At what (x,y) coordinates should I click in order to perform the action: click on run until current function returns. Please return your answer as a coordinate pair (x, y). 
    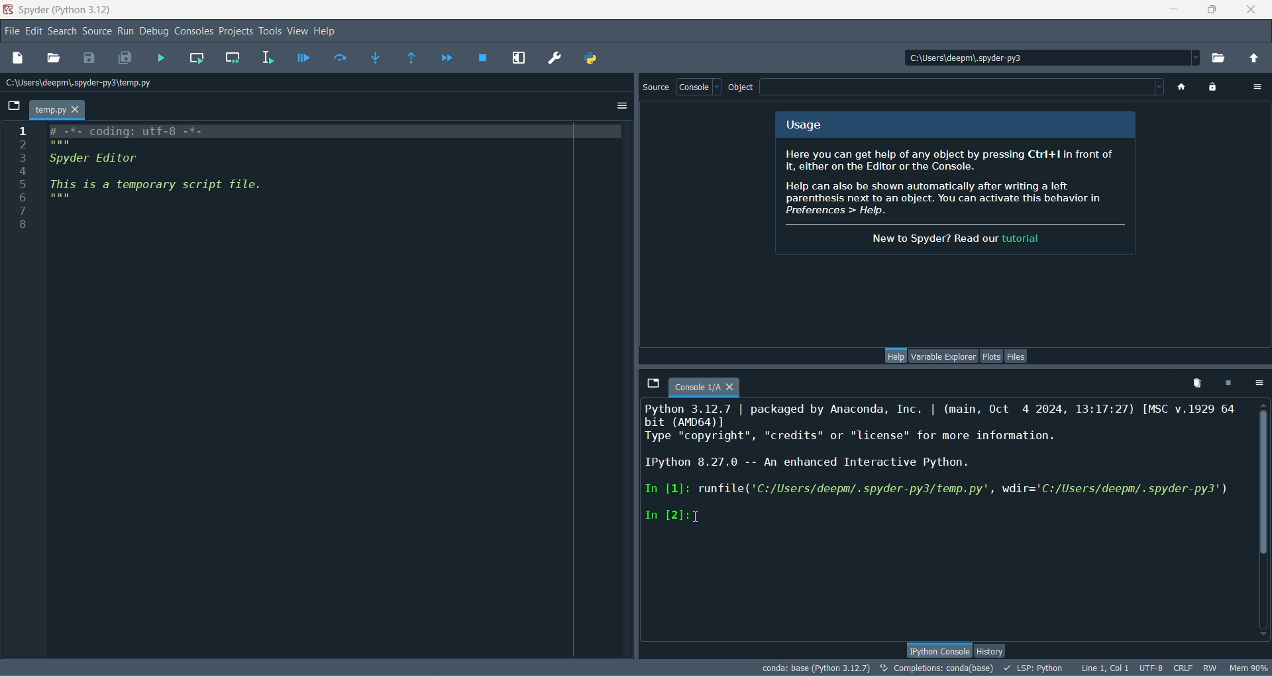
    Looking at the image, I should click on (411, 58).